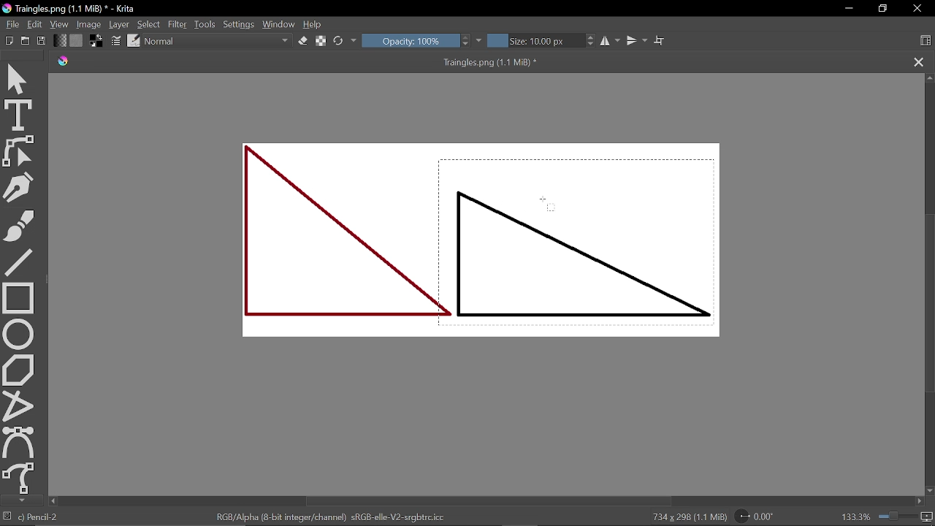 The height and width of the screenshot is (526, 935). What do you see at coordinates (638, 41) in the screenshot?
I see `Vertical mirror tool` at bounding box center [638, 41].